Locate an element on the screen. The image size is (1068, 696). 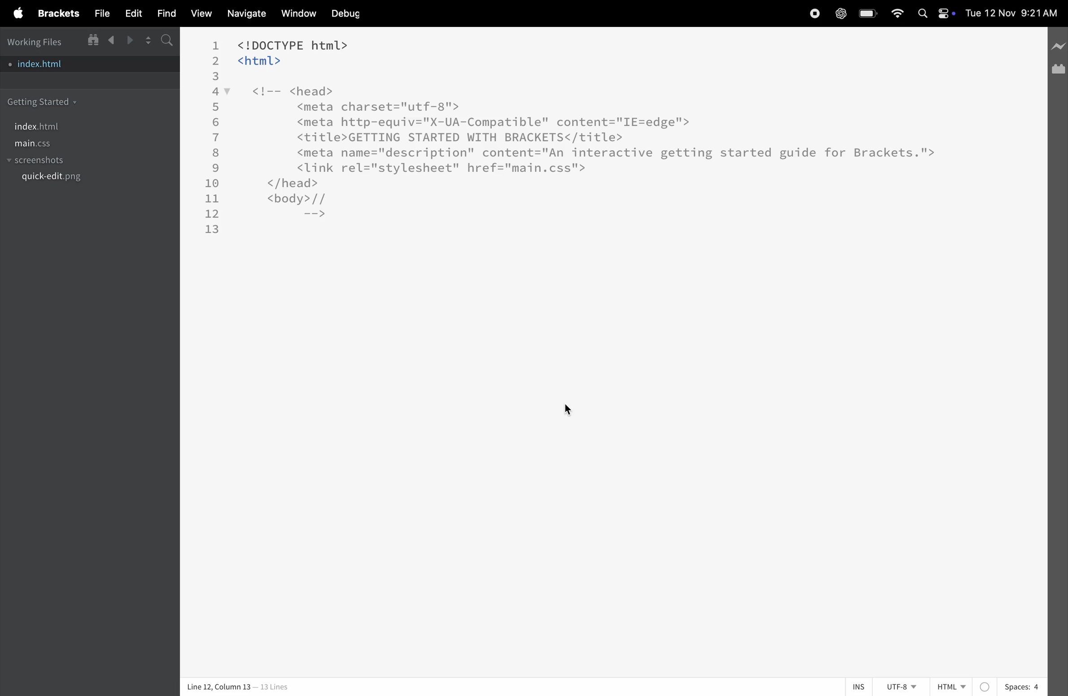
quickedit.png is located at coordinates (68, 179).